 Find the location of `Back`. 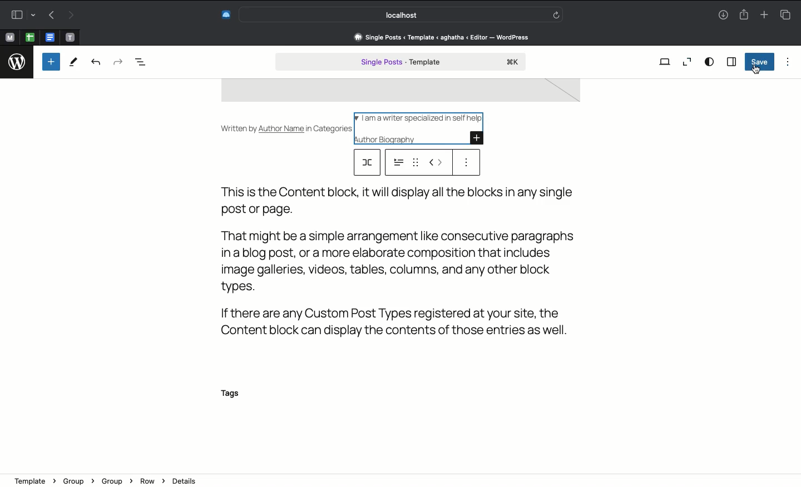

Back is located at coordinates (51, 16).